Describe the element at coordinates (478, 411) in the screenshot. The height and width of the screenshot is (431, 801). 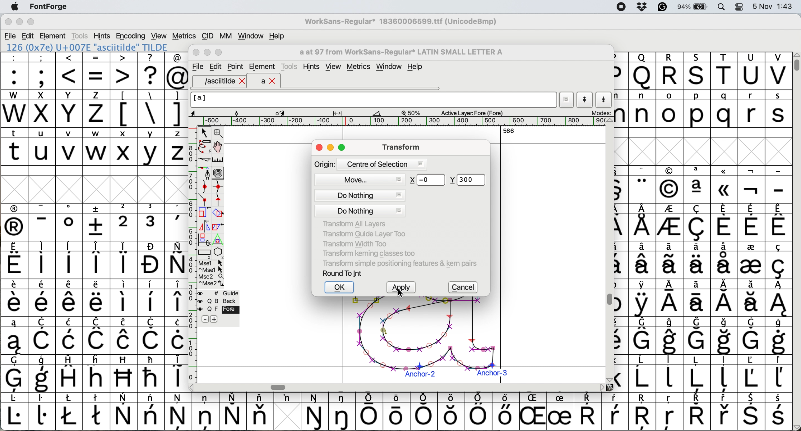
I see `symbol` at that location.